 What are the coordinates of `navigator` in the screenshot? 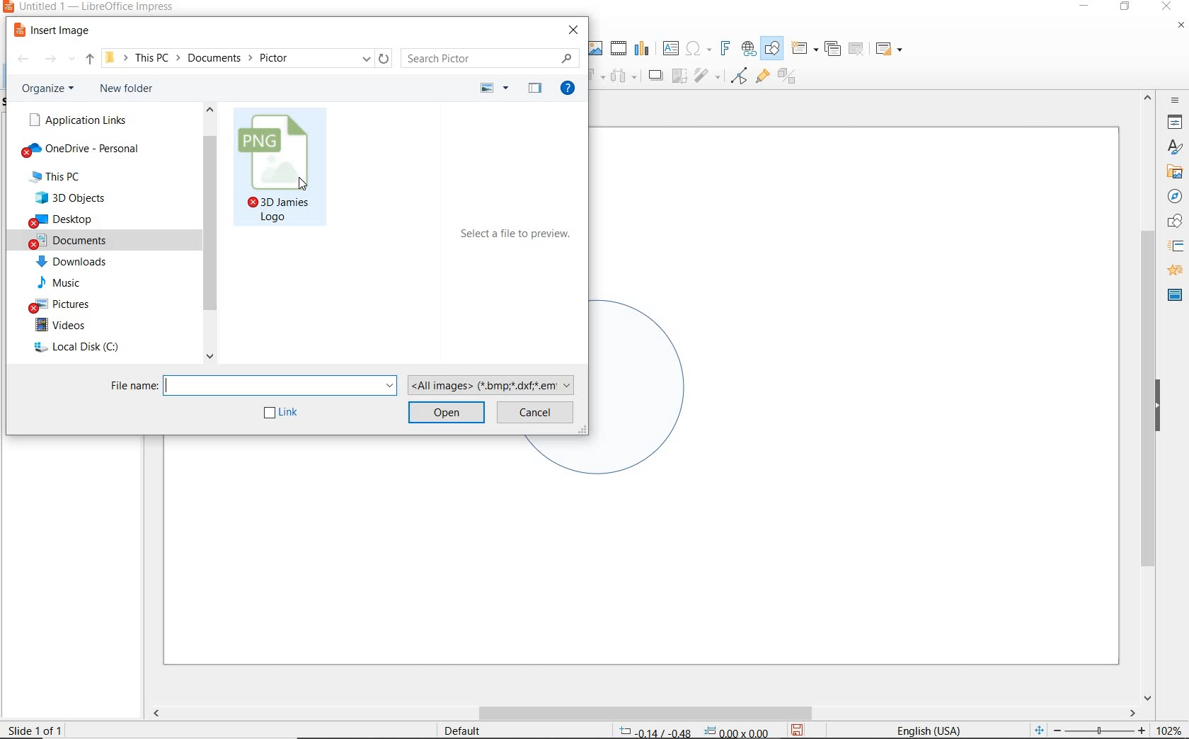 It's located at (1175, 197).